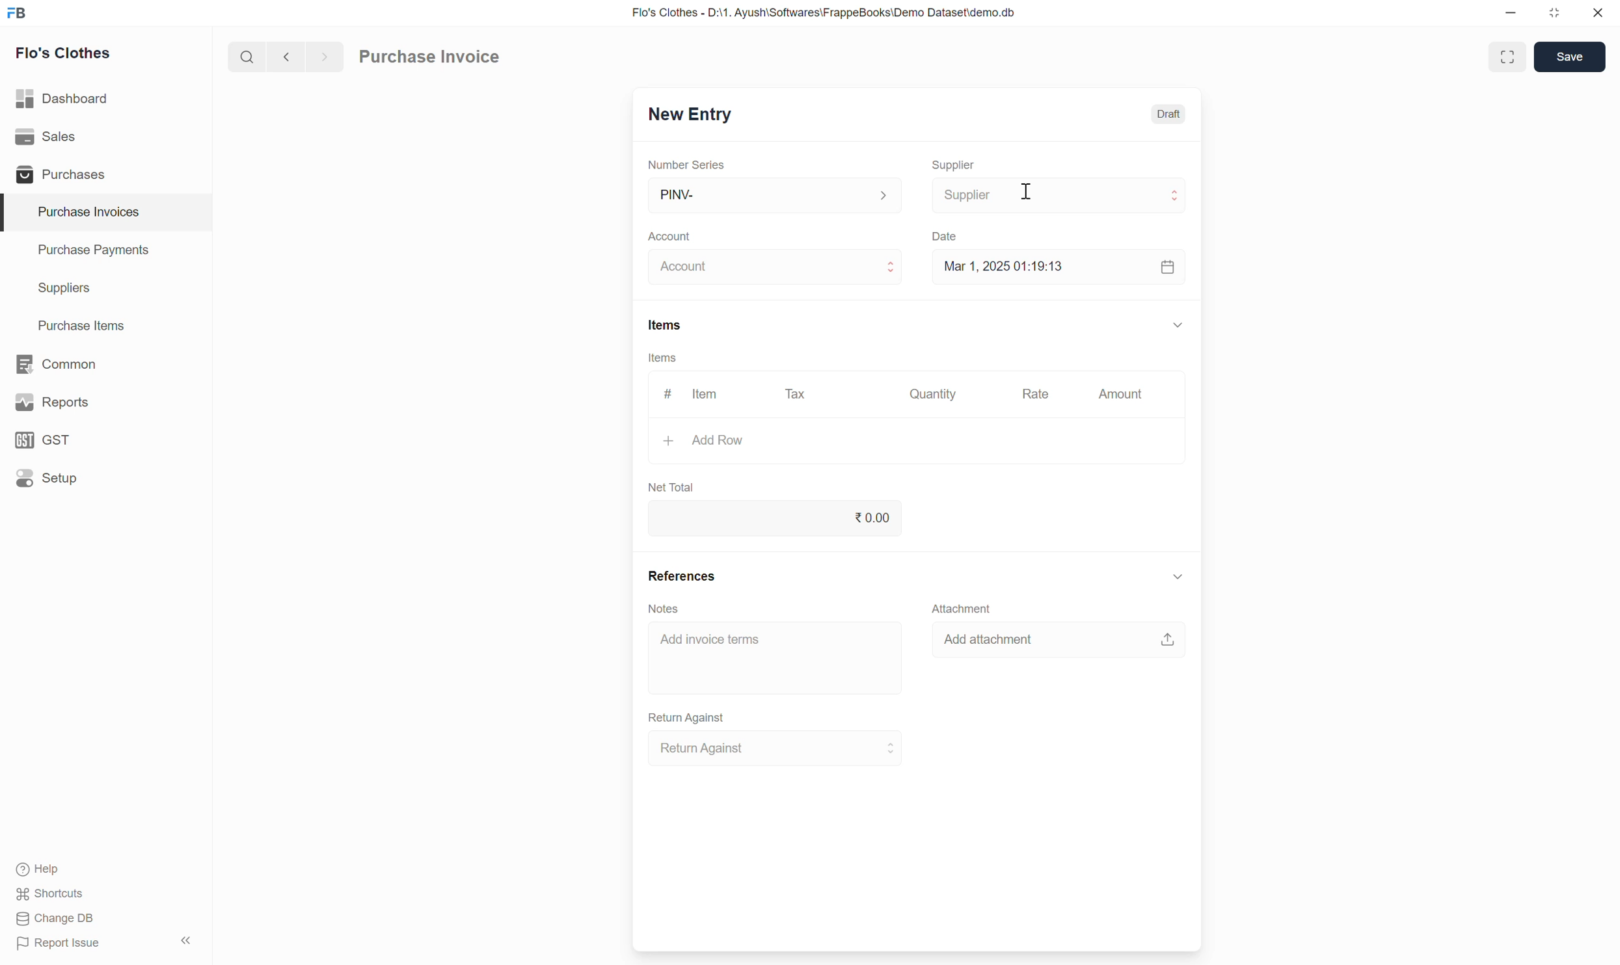  I want to click on Supplier, so click(1060, 194).